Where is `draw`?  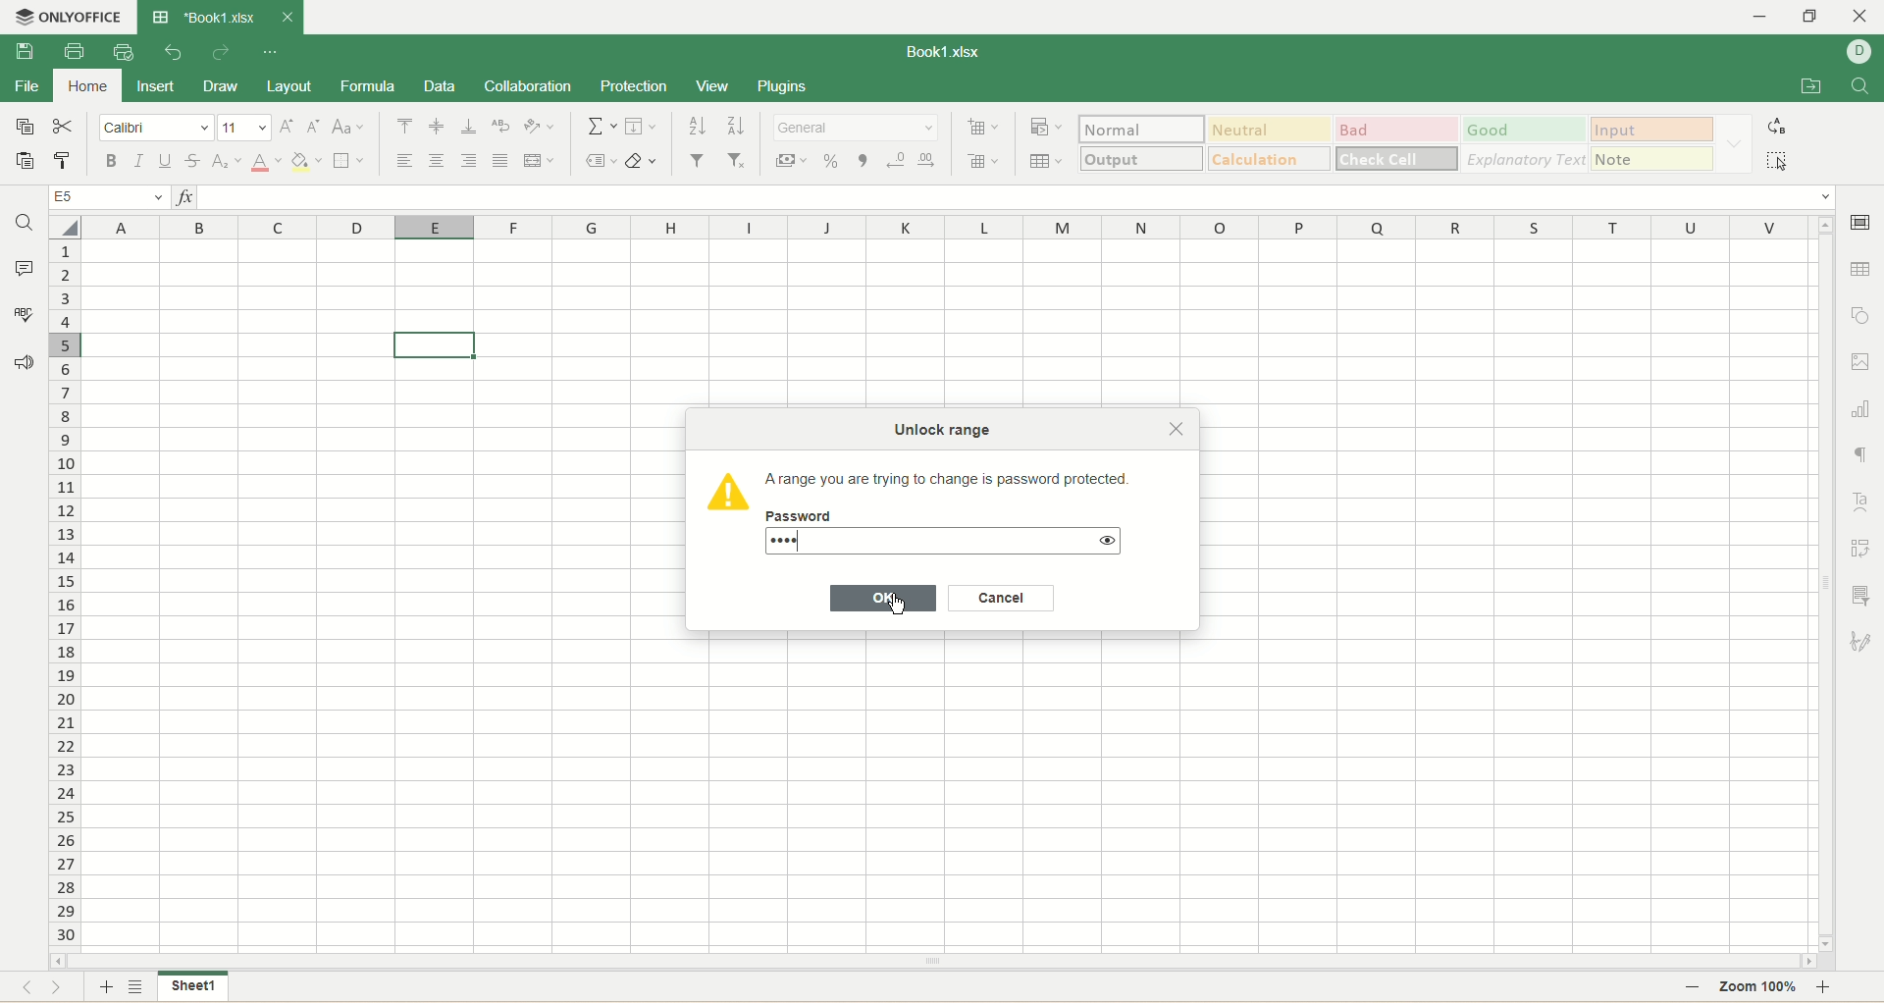 draw is located at coordinates (227, 87).